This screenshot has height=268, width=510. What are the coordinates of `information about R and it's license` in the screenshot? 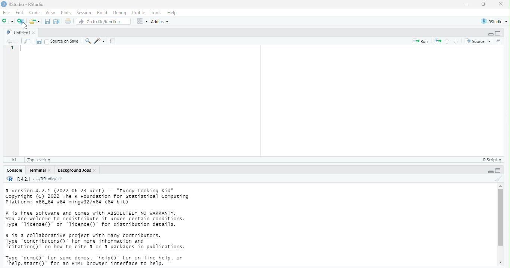 It's located at (99, 219).